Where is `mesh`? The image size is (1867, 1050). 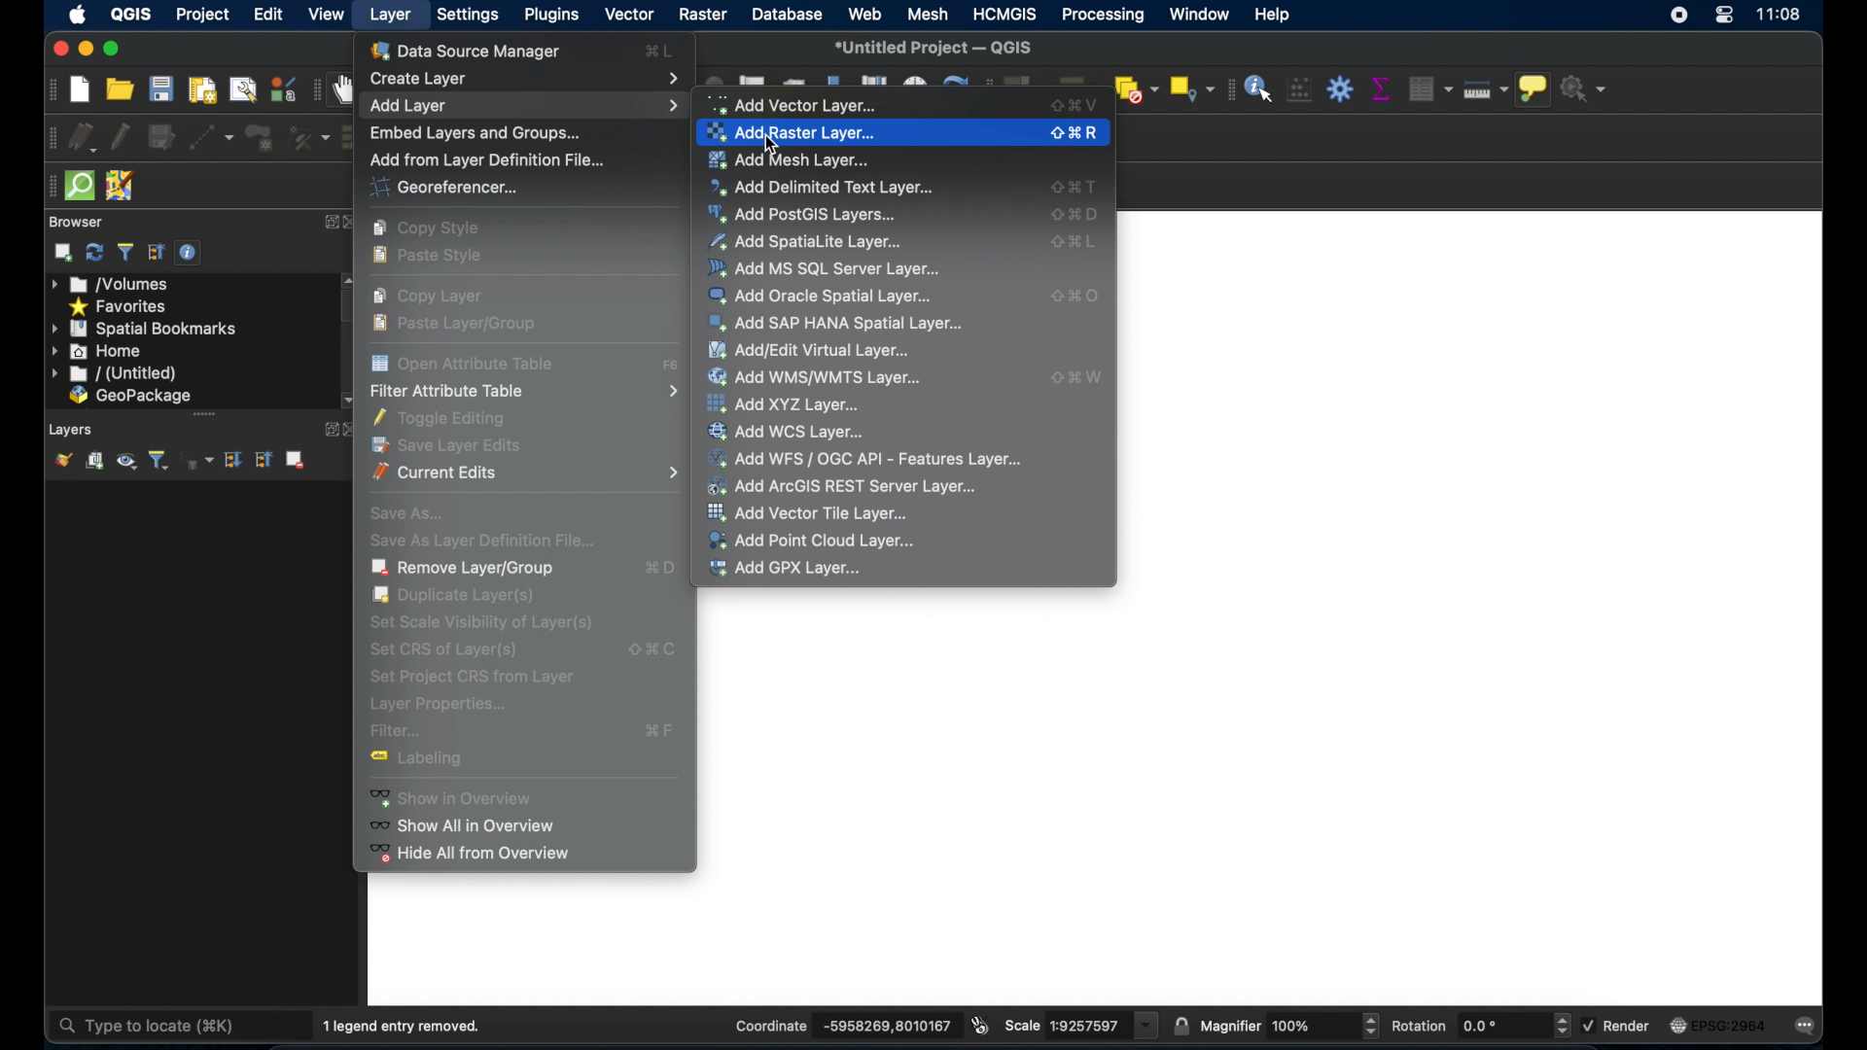
mesh is located at coordinates (926, 16).